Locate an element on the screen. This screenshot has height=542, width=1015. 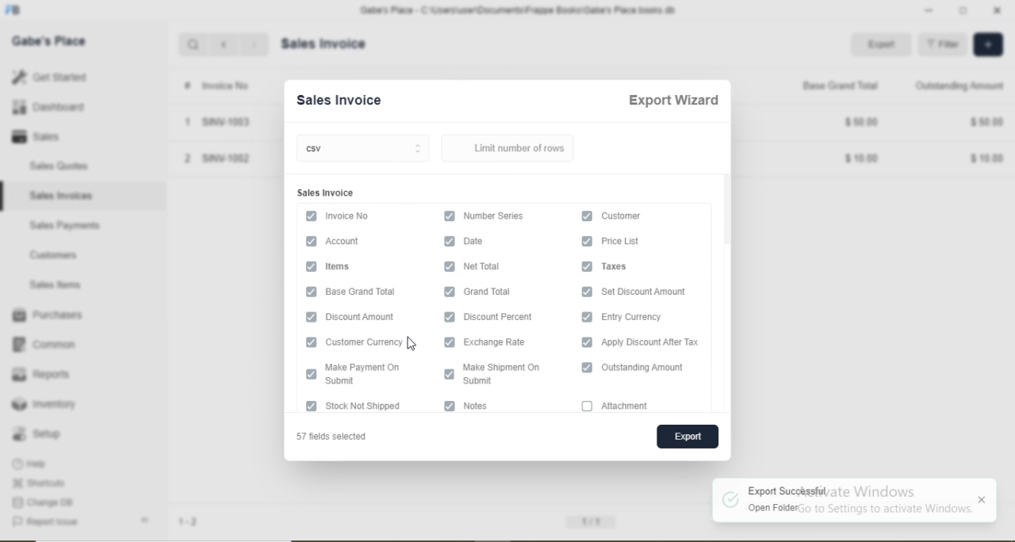
Customers is located at coordinates (55, 254).